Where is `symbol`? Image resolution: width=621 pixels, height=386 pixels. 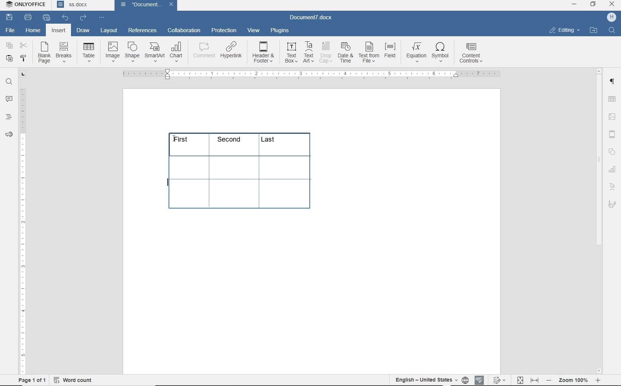 symbol is located at coordinates (442, 52).